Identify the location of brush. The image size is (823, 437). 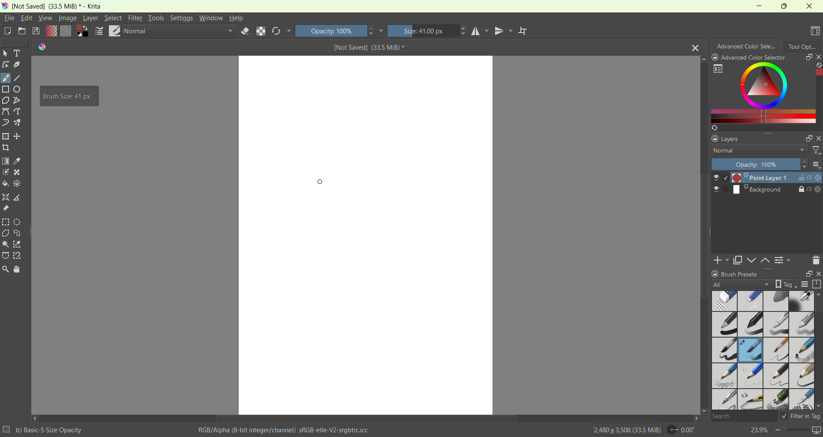
(115, 32).